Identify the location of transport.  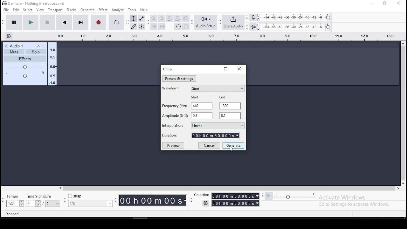
(56, 10).